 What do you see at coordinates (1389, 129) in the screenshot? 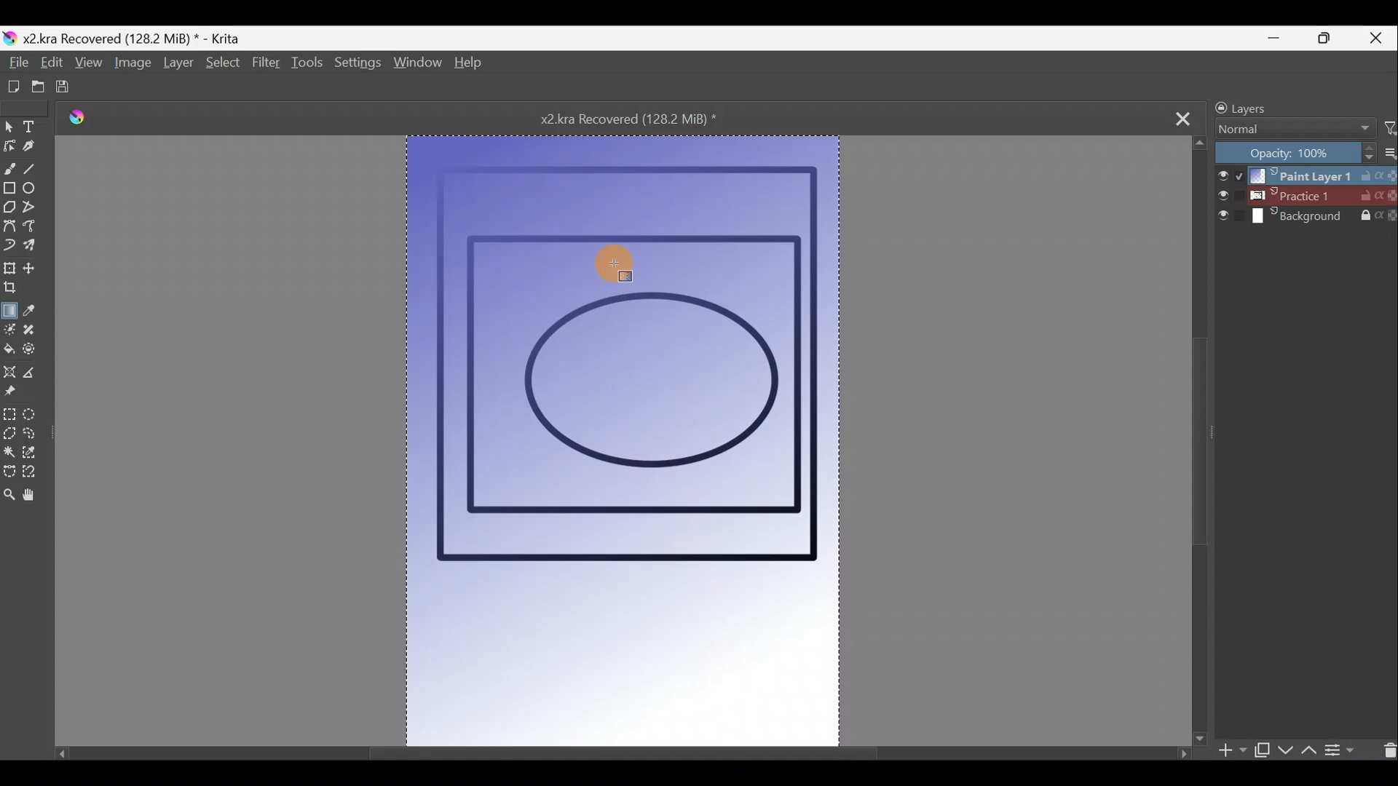
I see `Filter` at bounding box center [1389, 129].